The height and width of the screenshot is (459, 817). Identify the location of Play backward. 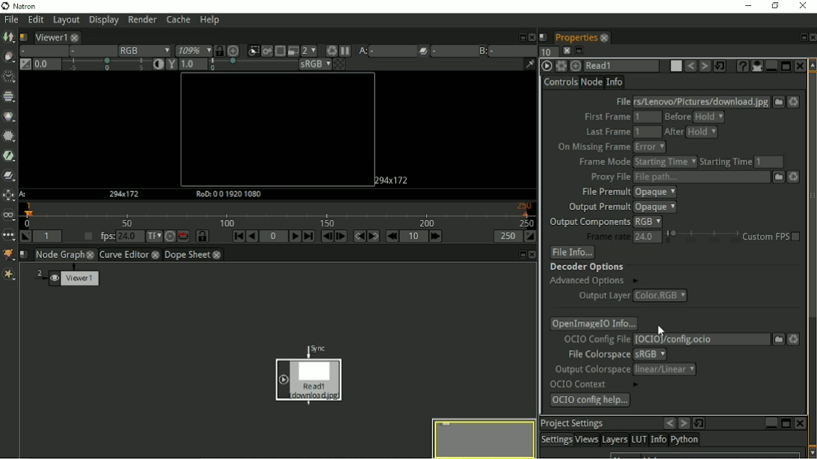
(251, 236).